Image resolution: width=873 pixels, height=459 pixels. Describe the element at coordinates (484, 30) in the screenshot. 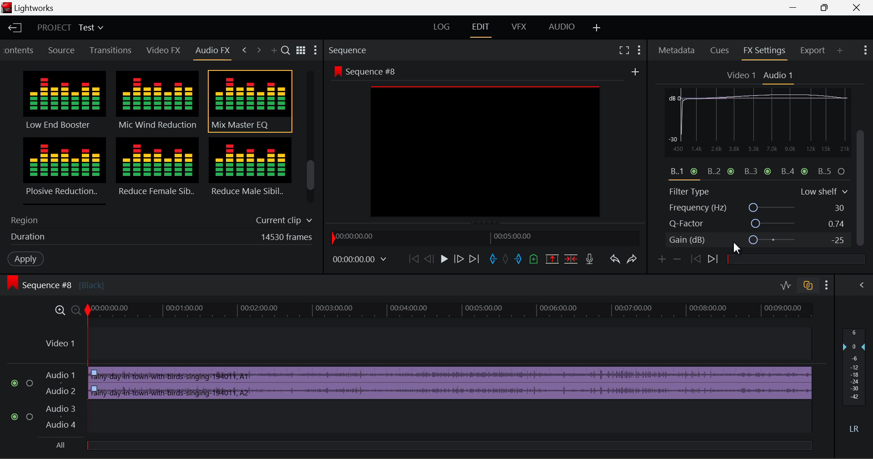

I see `EDIT Layout` at that location.